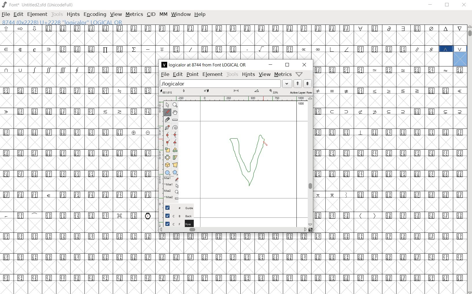 This screenshot has width=472, height=294. I want to click on font* Untitled2.sfd (UnicodeFull), so click(37, 4).